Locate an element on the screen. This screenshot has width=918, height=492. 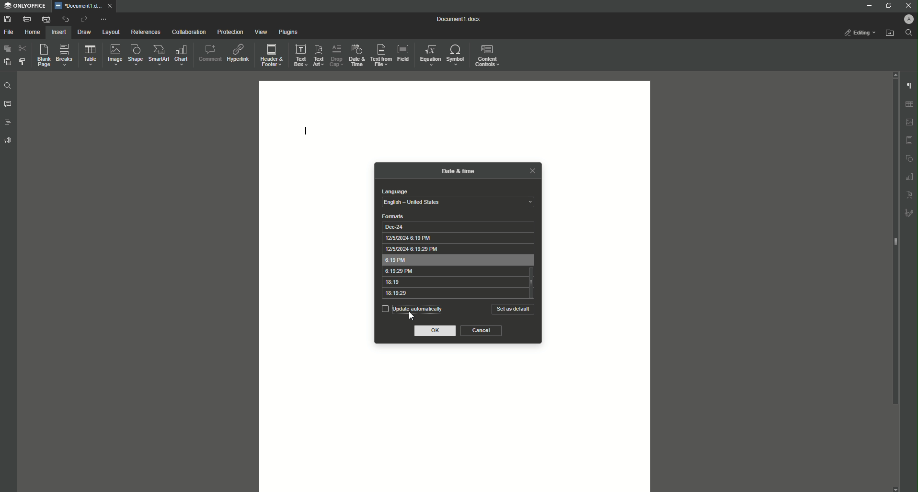
Restore is located at coordinates (886, 5).